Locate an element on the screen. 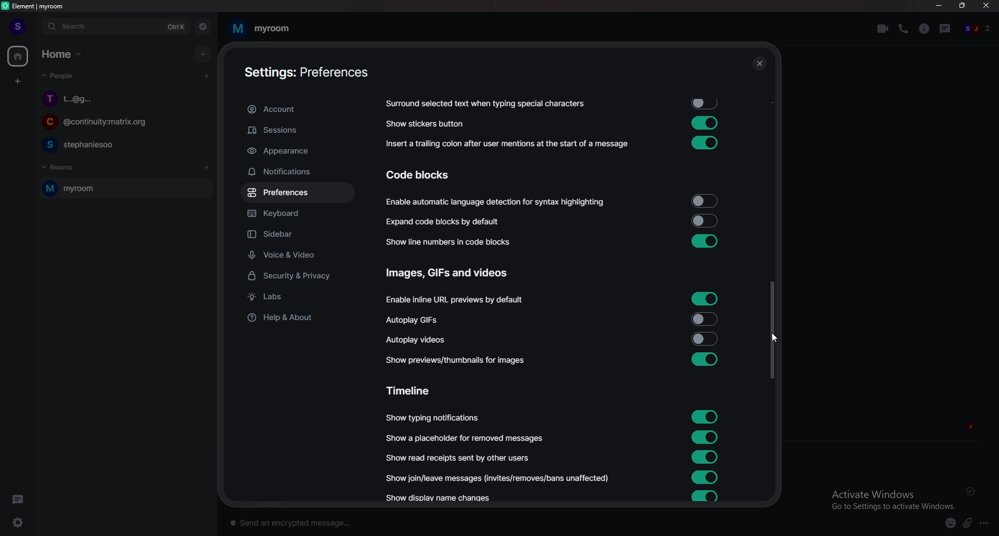  start chat is located at coordinates (206, 75).